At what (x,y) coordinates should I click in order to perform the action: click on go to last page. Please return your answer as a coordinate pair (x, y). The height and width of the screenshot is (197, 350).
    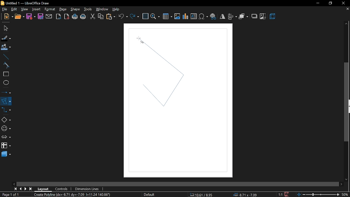
    Looking at the image, I should click on (31, 188).